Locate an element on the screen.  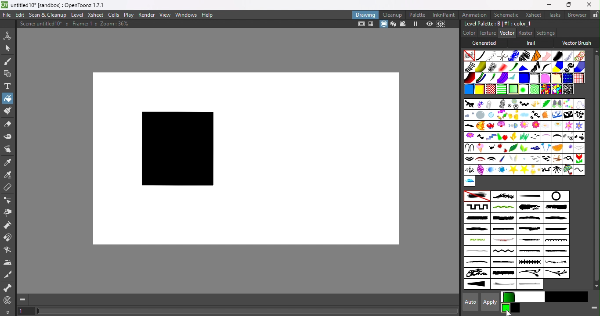
Sub-camera view is located at coordinates (442, 24).